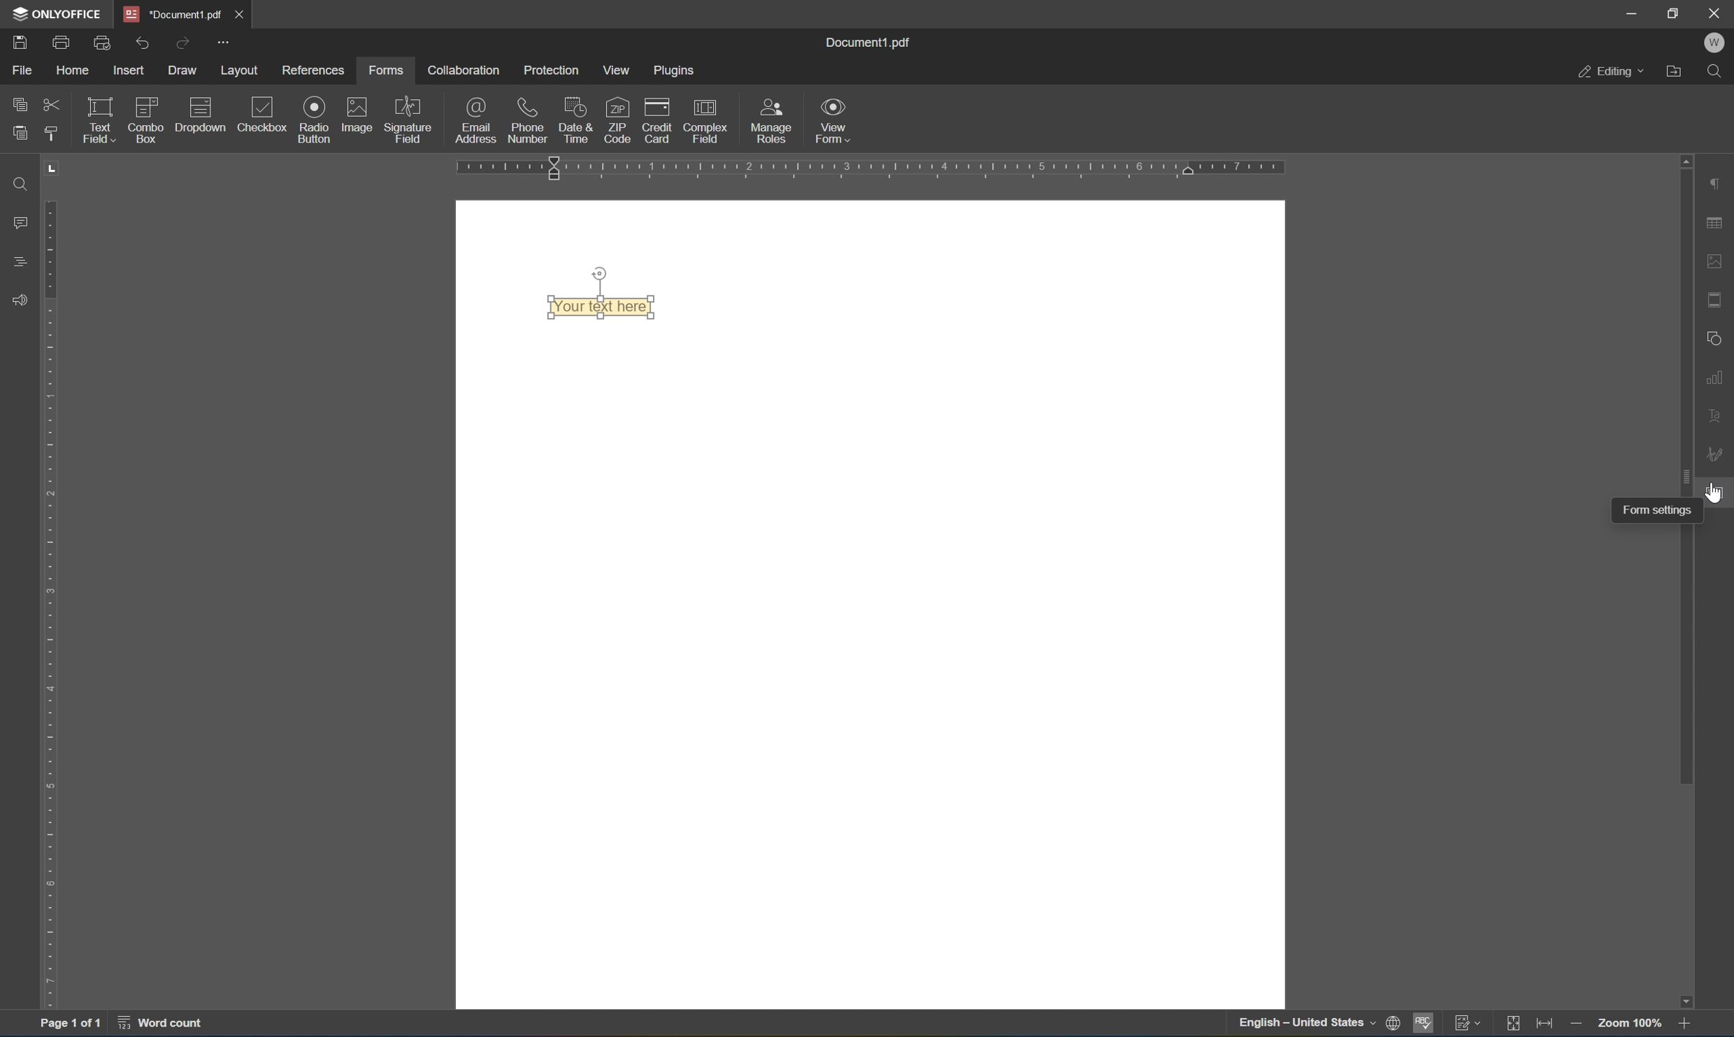 The height and width of the screenshot is (1037, 1734). I want to click on fit to width, so click(1547, 1026).